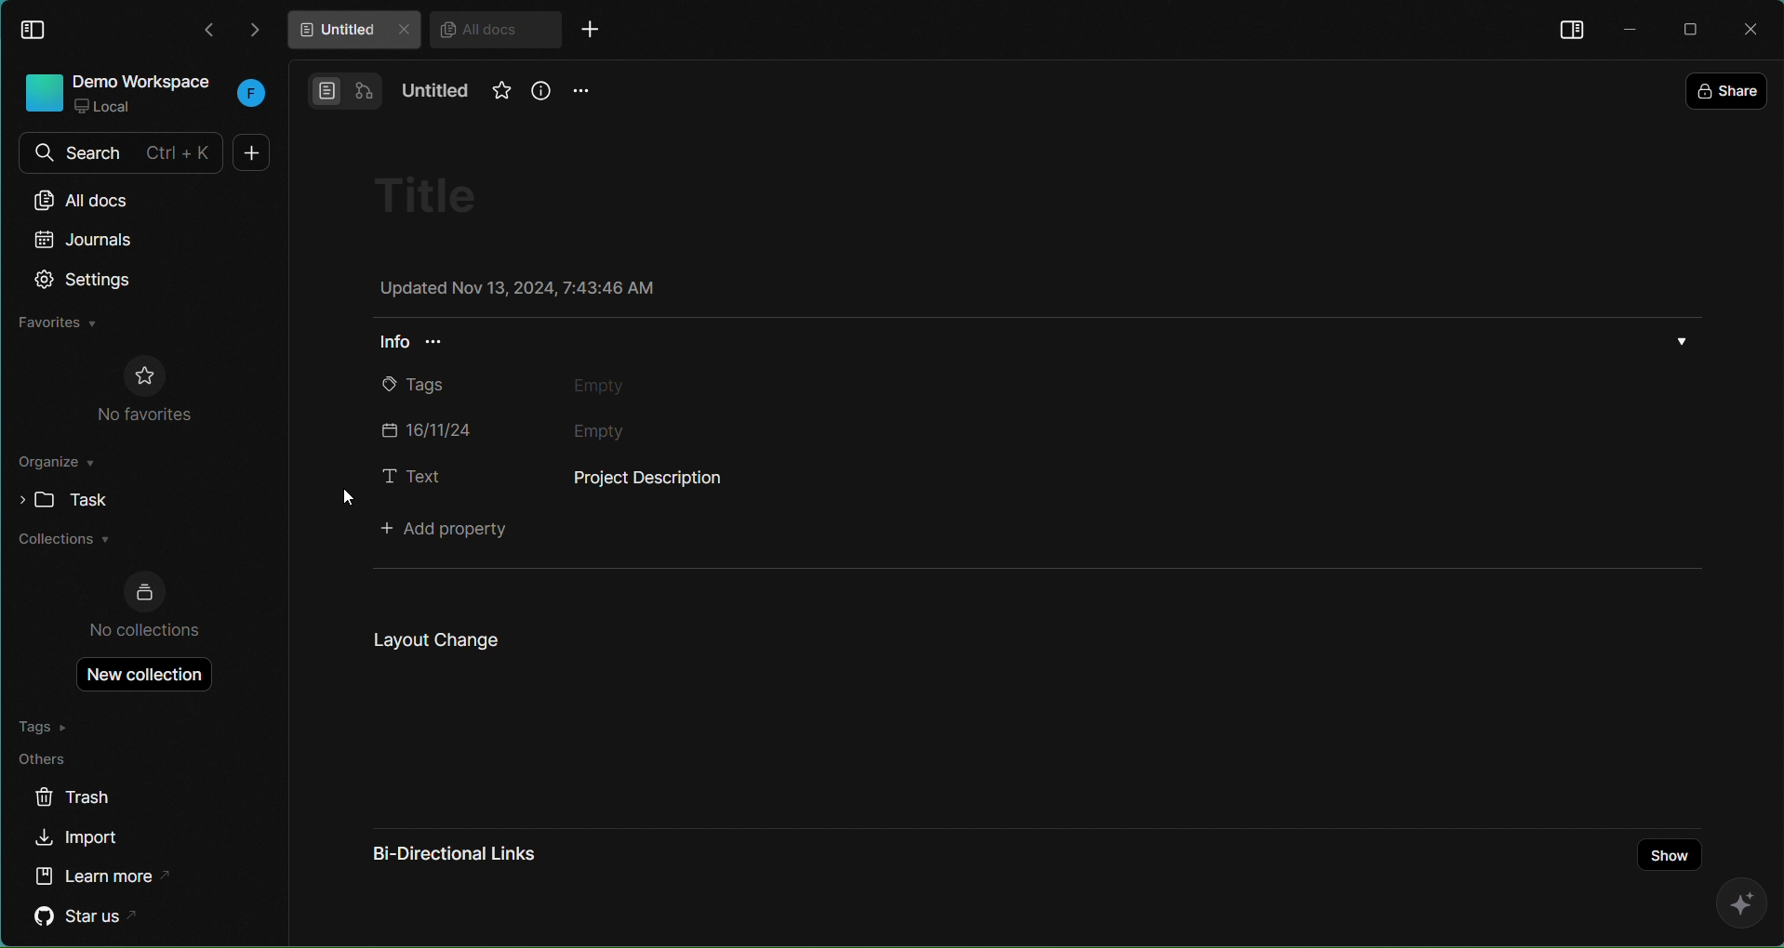 The image size is (1784, 948). What do you see at coordinates (437, 92) in the screenshot?
I see `Untitled` at bounding box center [437, 92].